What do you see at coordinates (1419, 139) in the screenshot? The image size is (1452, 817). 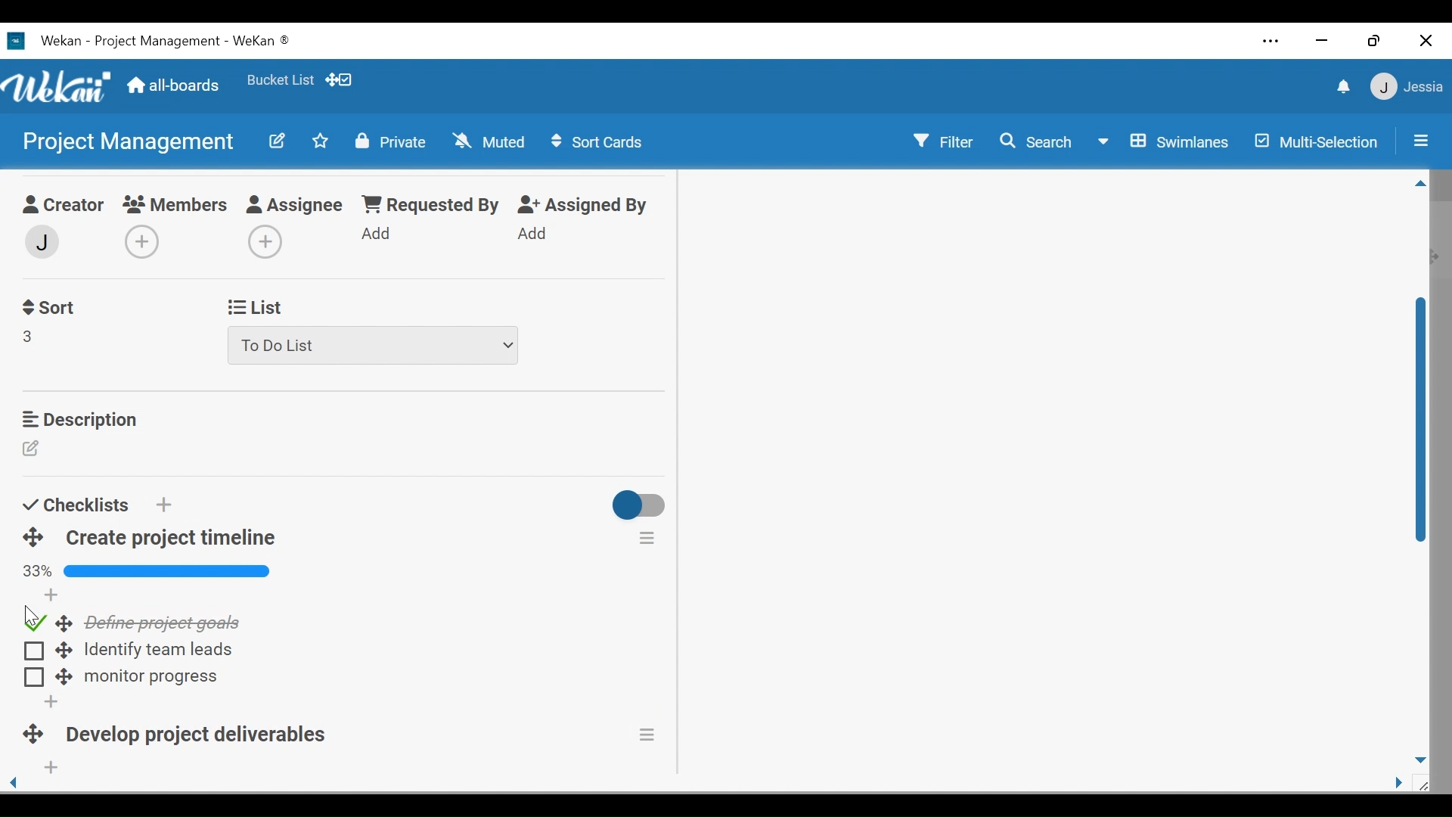 I see `Open/Close Sidebar` at bounding box center [1419, 139].